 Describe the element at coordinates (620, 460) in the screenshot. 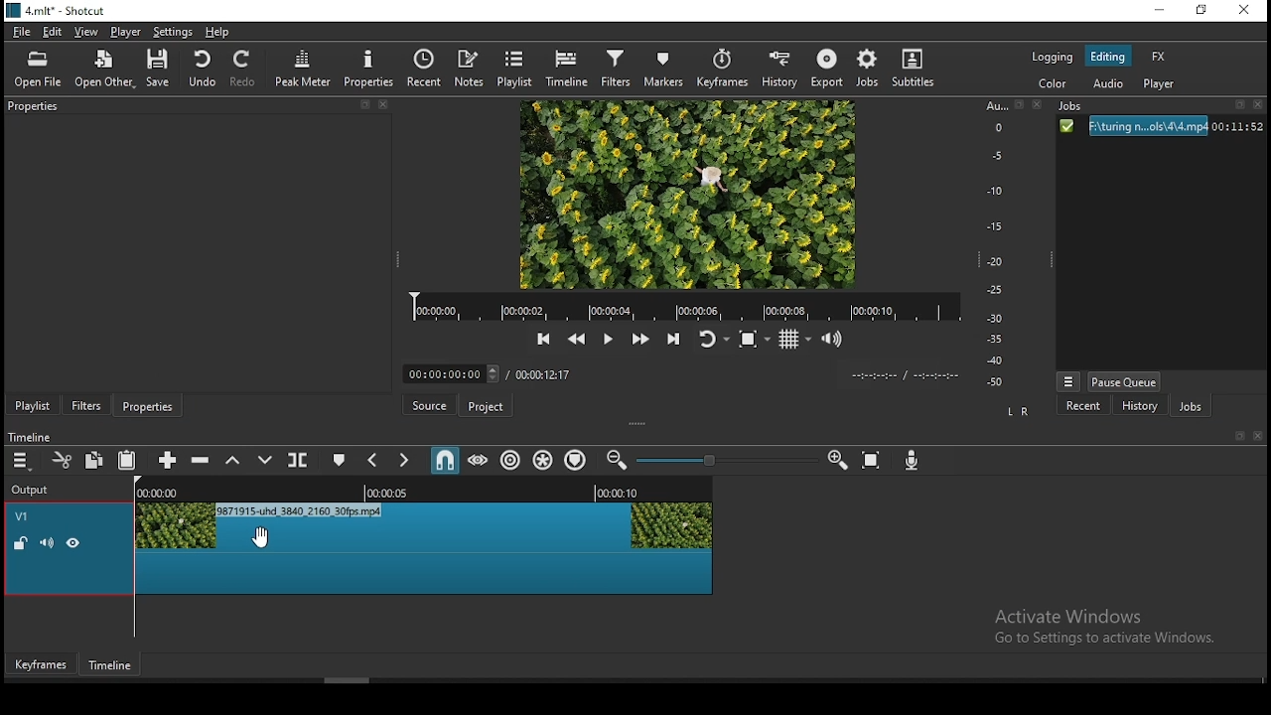

I see `zoom timeline out` at that location.